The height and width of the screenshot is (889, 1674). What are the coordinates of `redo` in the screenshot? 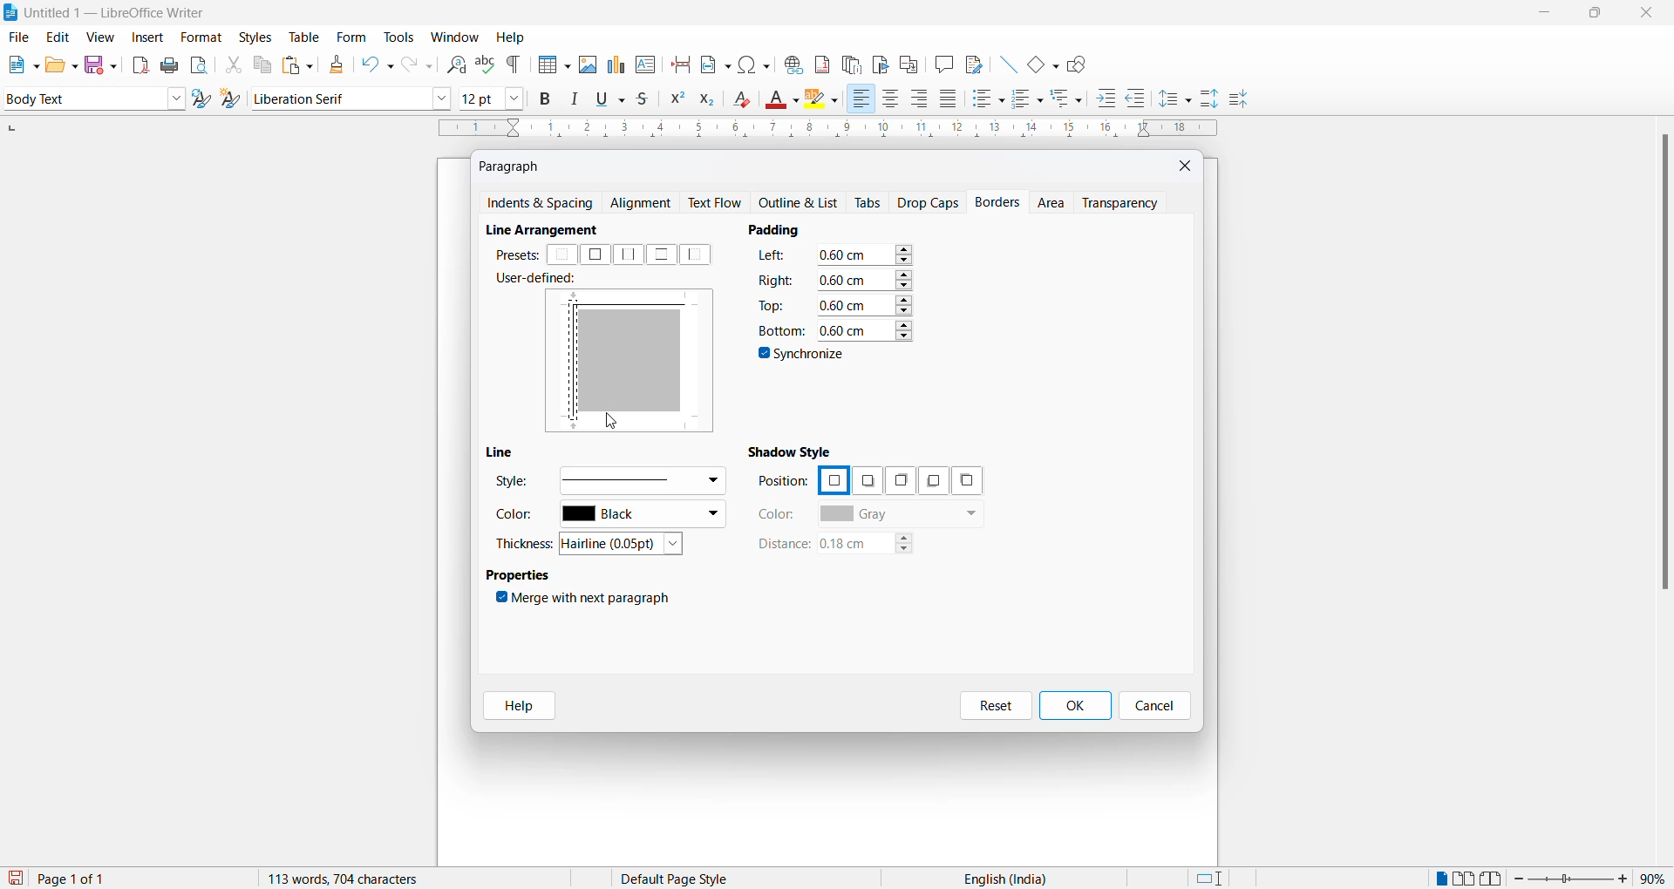 It's located at (416, 64).